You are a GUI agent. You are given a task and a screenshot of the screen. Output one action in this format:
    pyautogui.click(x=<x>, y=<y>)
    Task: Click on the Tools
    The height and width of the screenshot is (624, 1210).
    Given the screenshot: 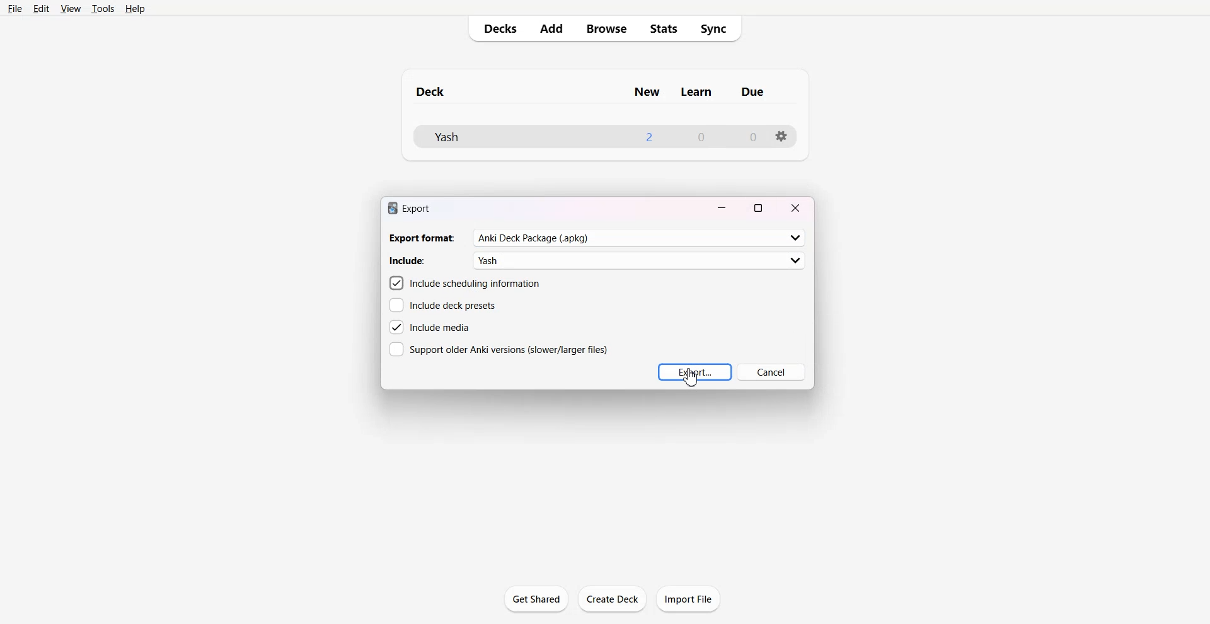 What is the action you would take?
    pyautogui.click(x=103, y=9)
    